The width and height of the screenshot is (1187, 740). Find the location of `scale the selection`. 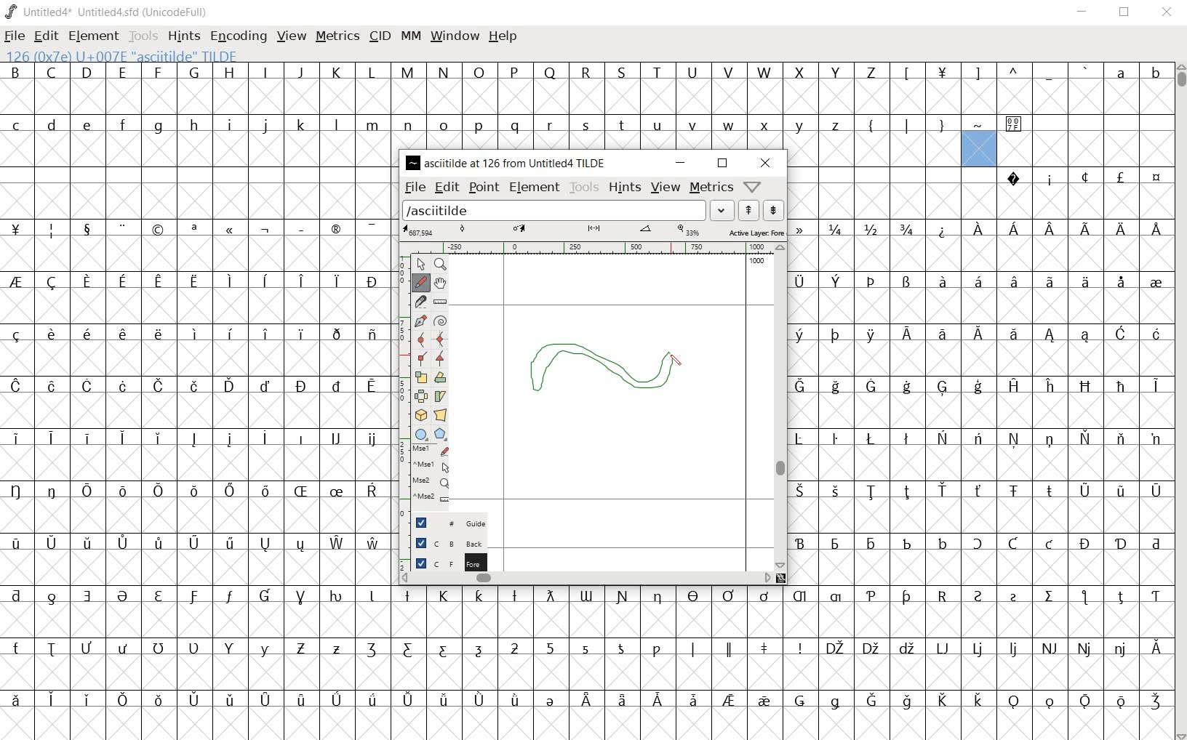

scale the selection is located at coordinates (421, 378).